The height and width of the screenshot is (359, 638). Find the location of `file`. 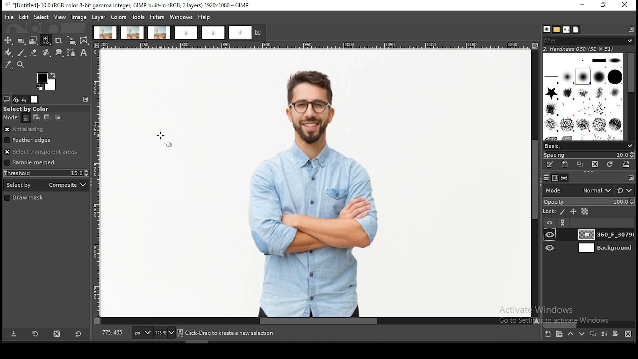

file is located at coordinates (10, 17).